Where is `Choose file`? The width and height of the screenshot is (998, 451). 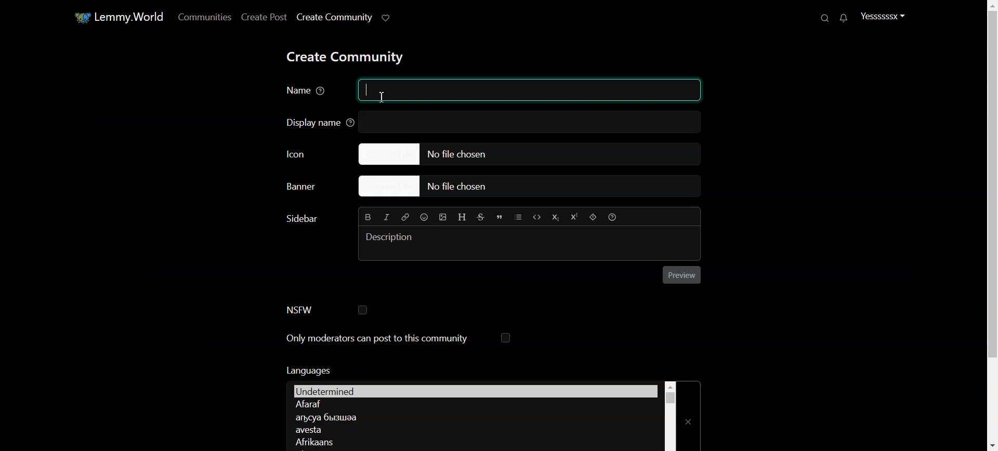
Choose file is located at coordinates (531, 187).